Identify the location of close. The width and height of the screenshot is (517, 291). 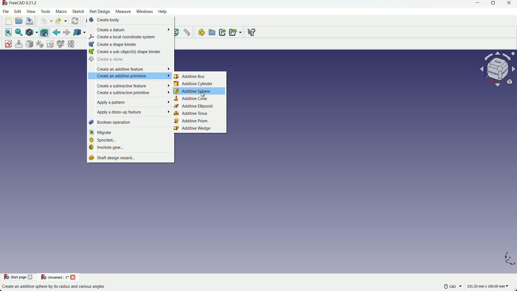
(509, 3).